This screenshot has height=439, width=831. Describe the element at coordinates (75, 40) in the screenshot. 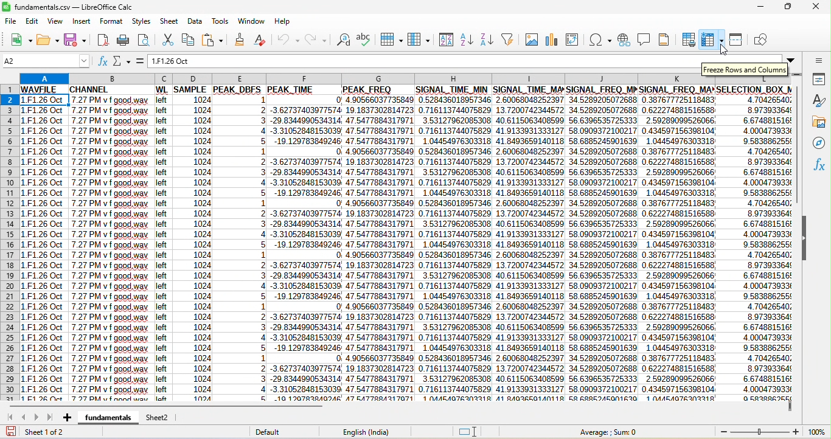

I see `save` at that location.